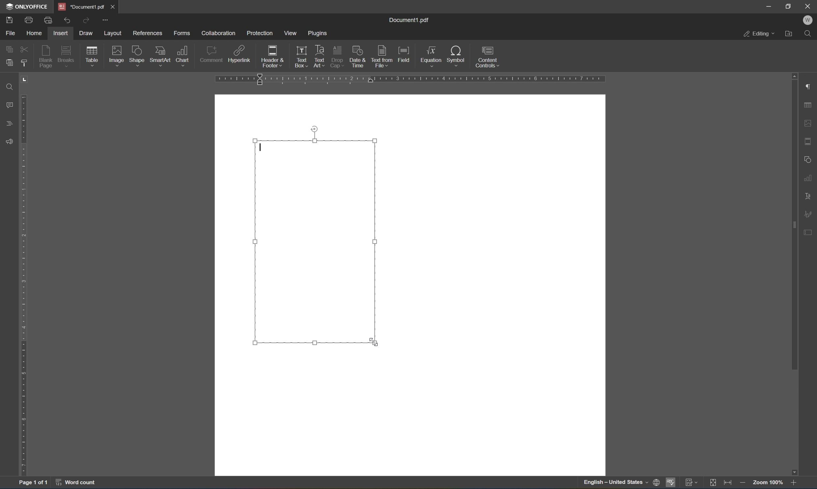 The width and height of the screenshot is (817, 489). Describe the element at coordinates (35, 33) in the screenshot. I see `home` at that location.